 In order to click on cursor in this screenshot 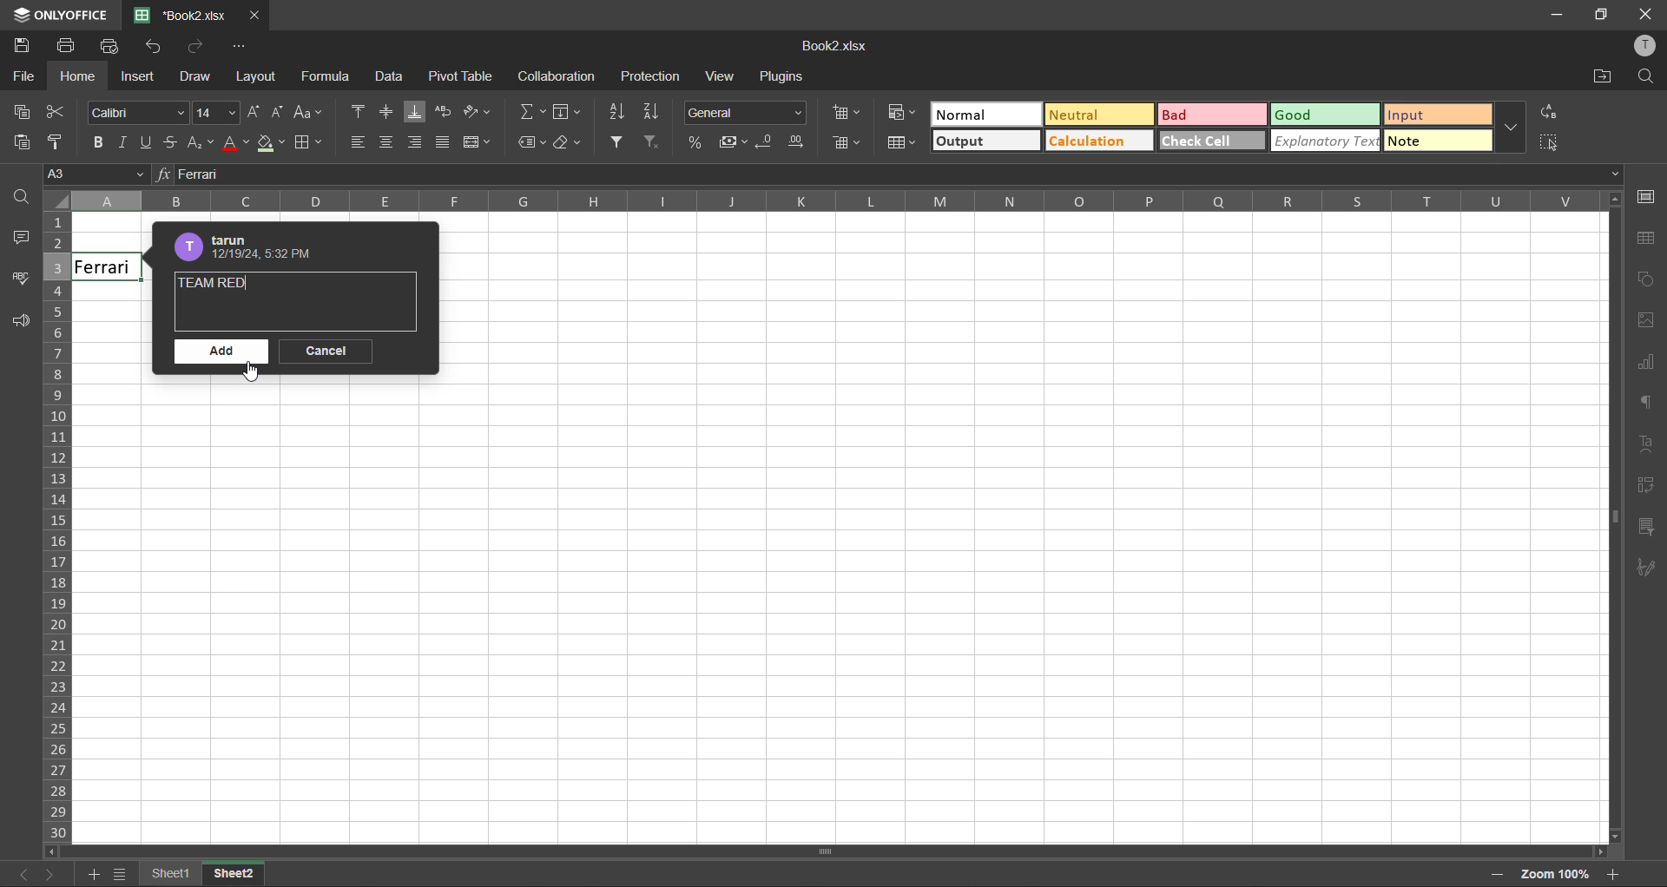, I will do `click(253, 376)`.